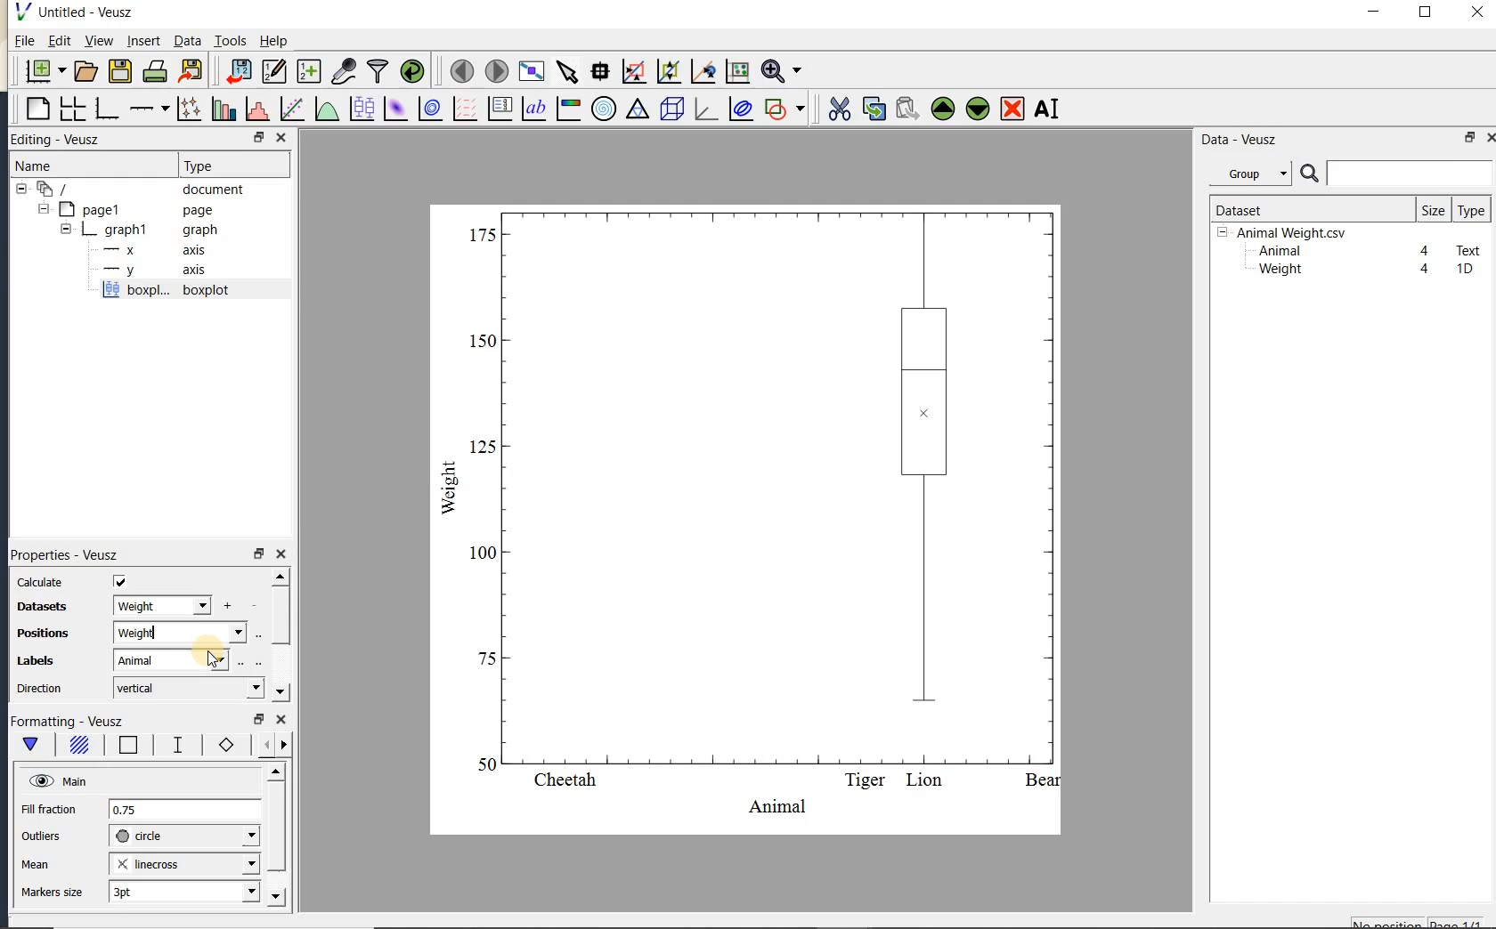 This screenshot has height=929, width=1496. Describe the element at coordinates (1011, 110) in the screenshot. I see `remove the selected widget` at that location.